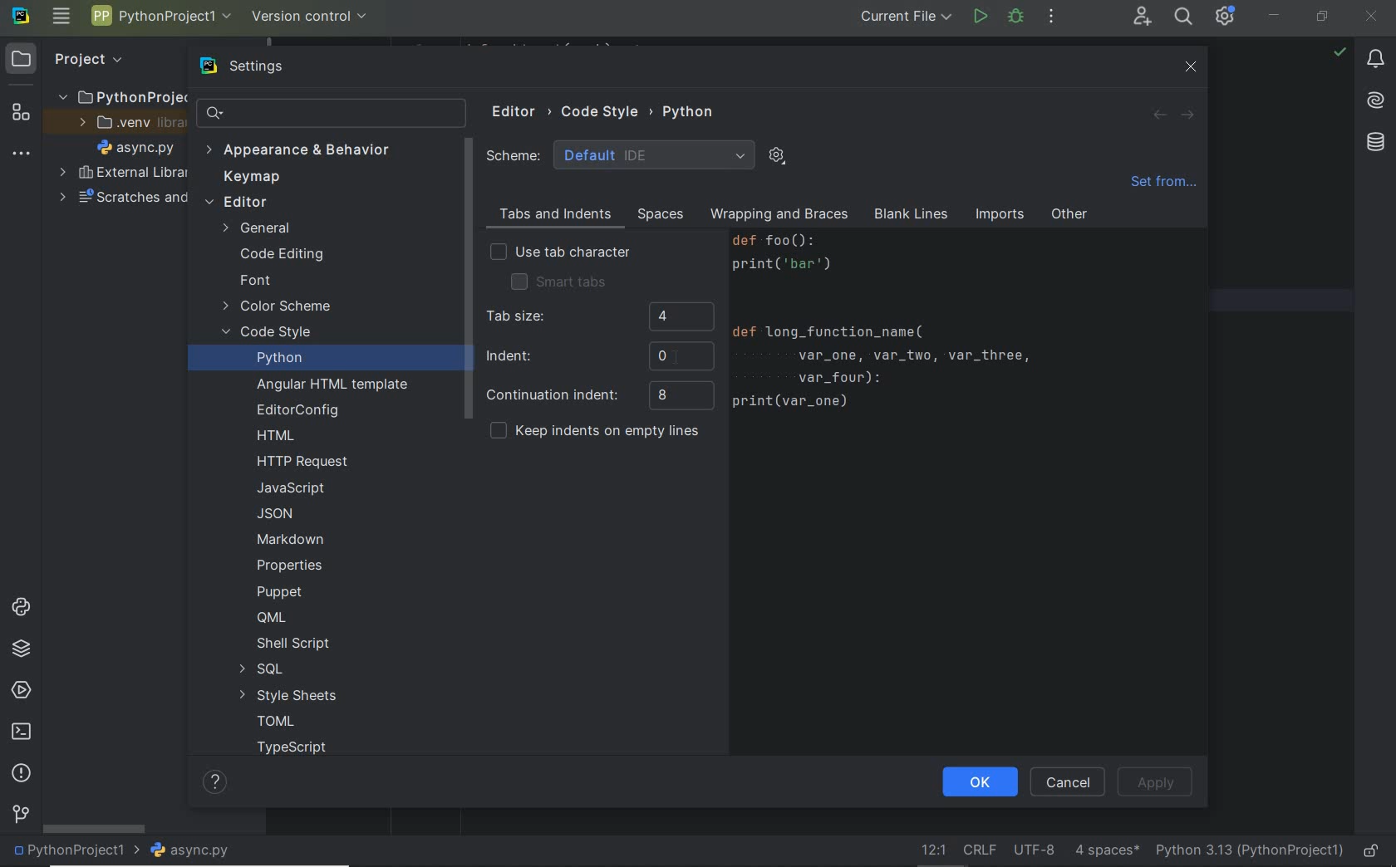 The image size is (1396, 867). I want to click on make file ready only, so click(1374, 852).